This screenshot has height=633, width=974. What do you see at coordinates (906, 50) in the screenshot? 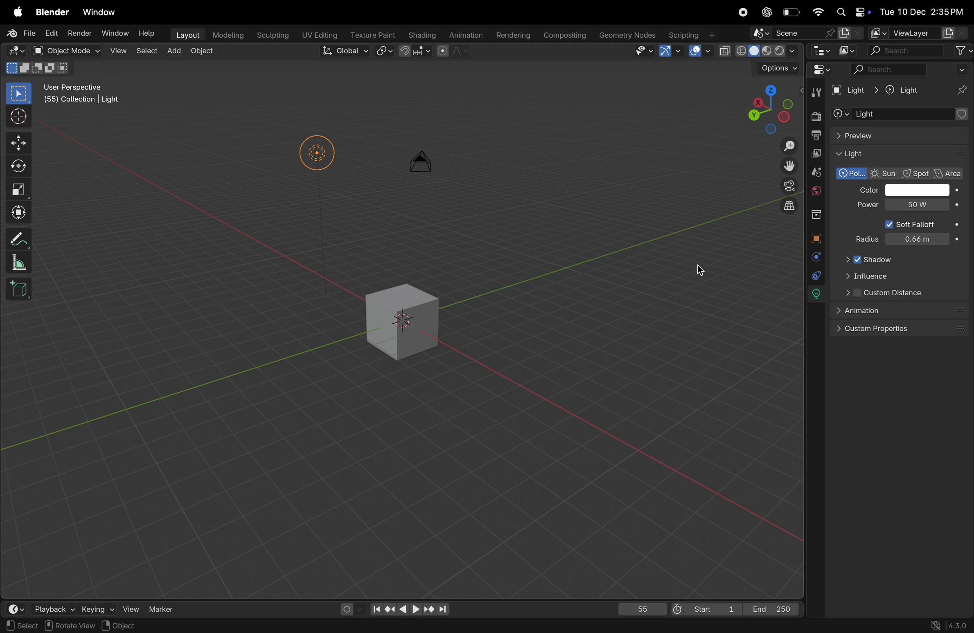
I see `search` at bounding box center [906, 50].